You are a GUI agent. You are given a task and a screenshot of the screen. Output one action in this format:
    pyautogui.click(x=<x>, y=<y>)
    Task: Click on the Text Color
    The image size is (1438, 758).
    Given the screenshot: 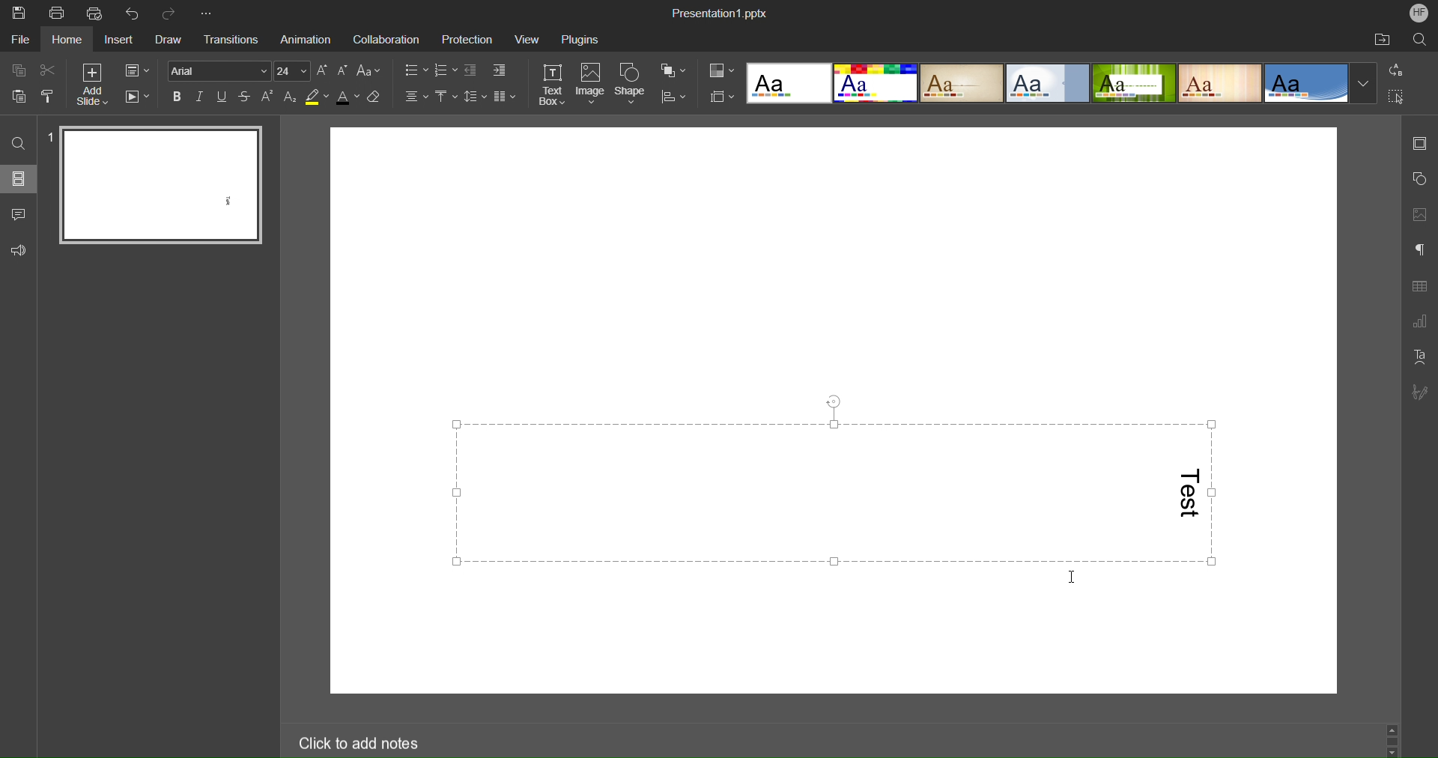 What is the action you would take?
    pyautogui.click(x=348, y=97)
    